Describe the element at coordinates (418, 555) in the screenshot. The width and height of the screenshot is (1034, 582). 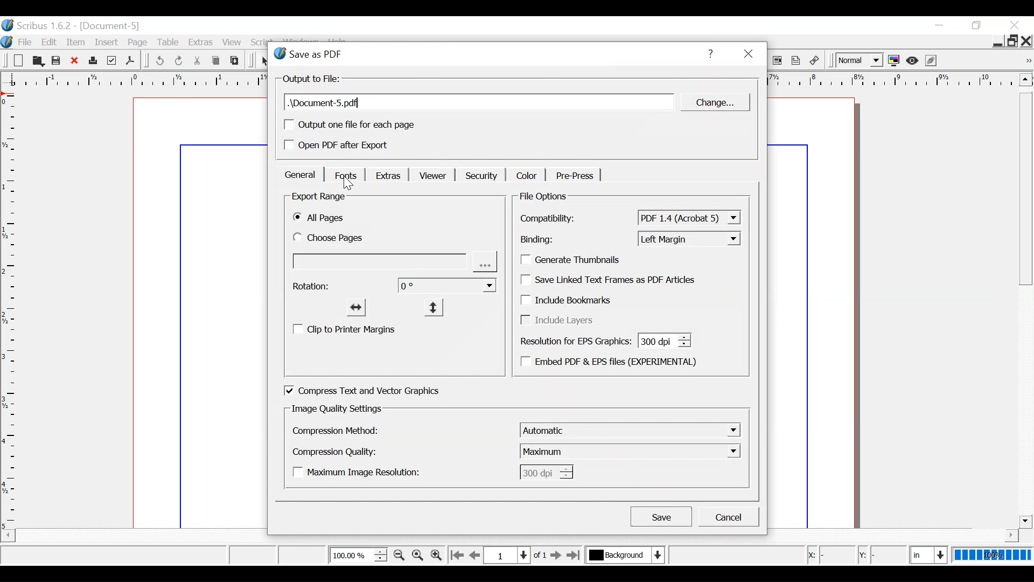
I see `Reset Zoom` at that location.